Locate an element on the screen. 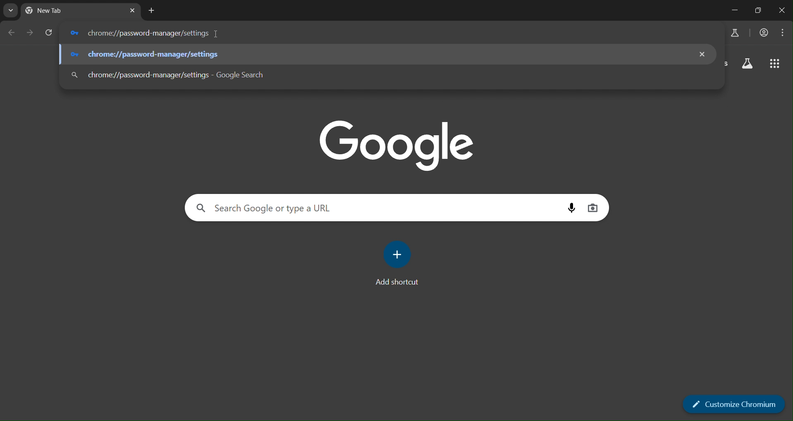 The height and width of the screenshot is (421, 793). new tab is located at coordinates (153, 11).